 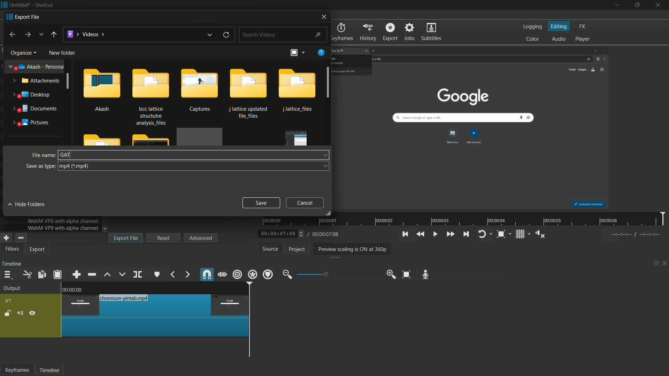 What do you see at coordinates (42, 156) in the screenshot?
I see `file name` at bounding box center [42, 156].